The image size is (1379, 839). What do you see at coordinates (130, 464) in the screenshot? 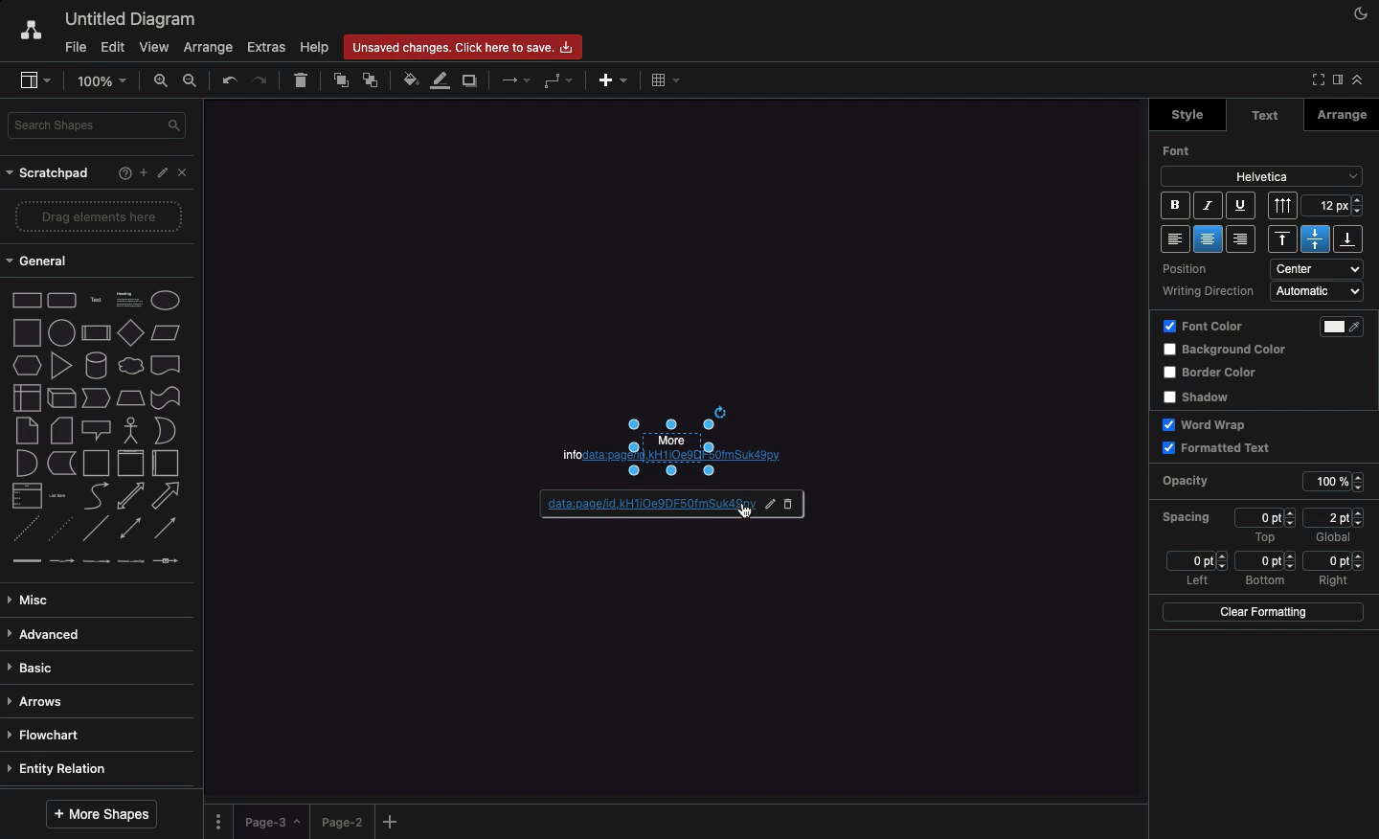
I see `vertical container` at bounding box center [130, 464].